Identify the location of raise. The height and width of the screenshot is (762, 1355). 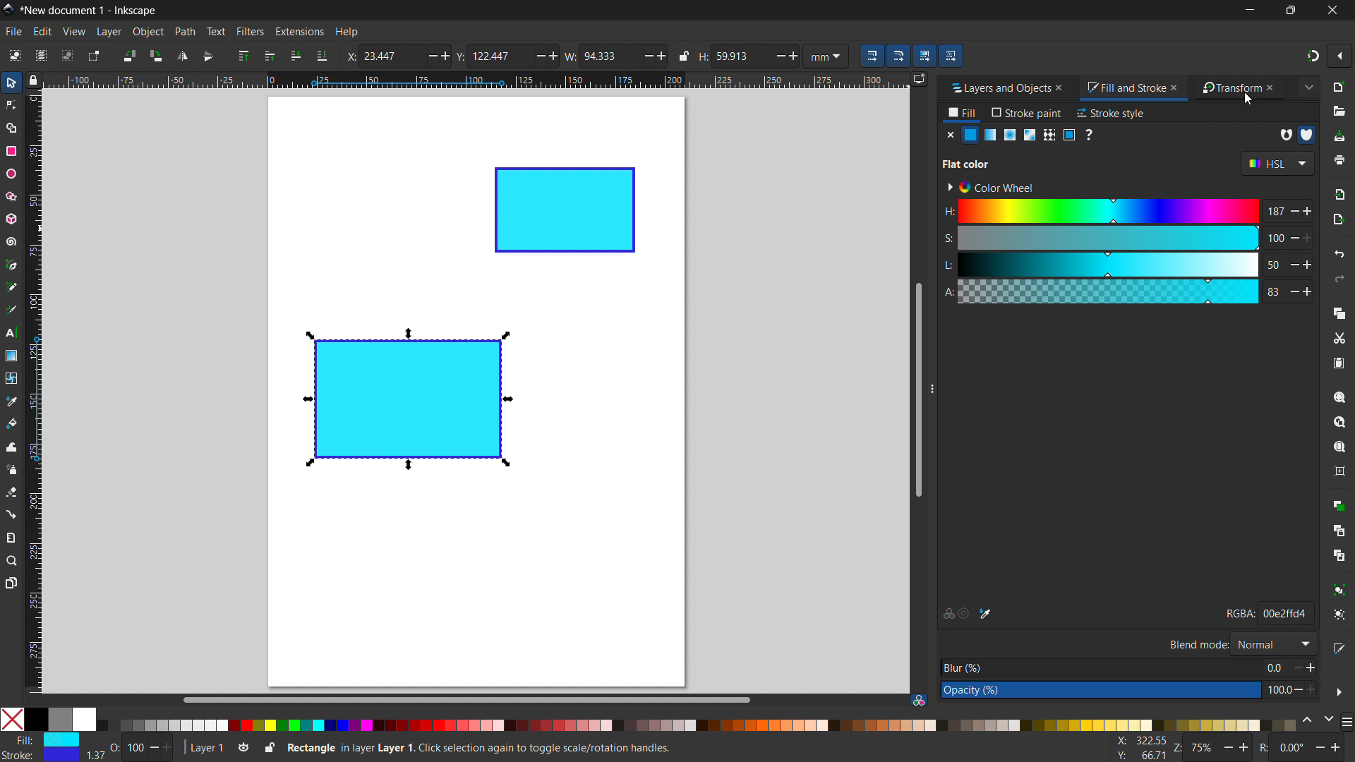
(270, 56).